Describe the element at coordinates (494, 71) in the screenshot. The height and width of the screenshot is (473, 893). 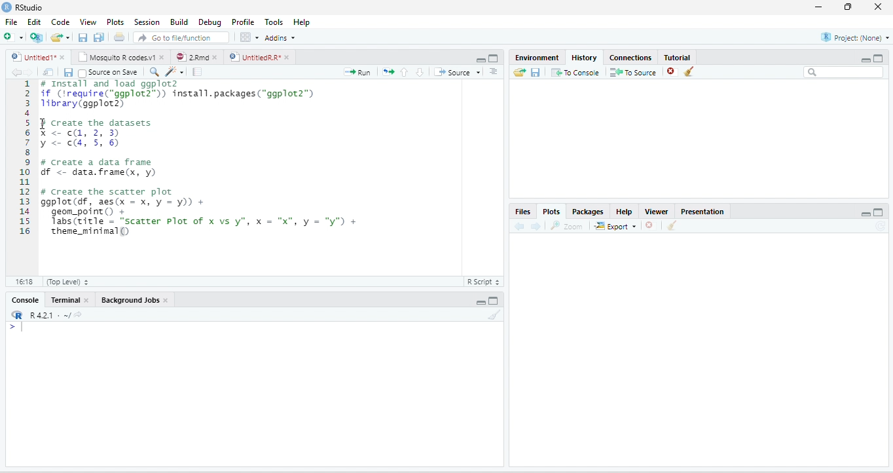
I see `Show document outline` at that location.